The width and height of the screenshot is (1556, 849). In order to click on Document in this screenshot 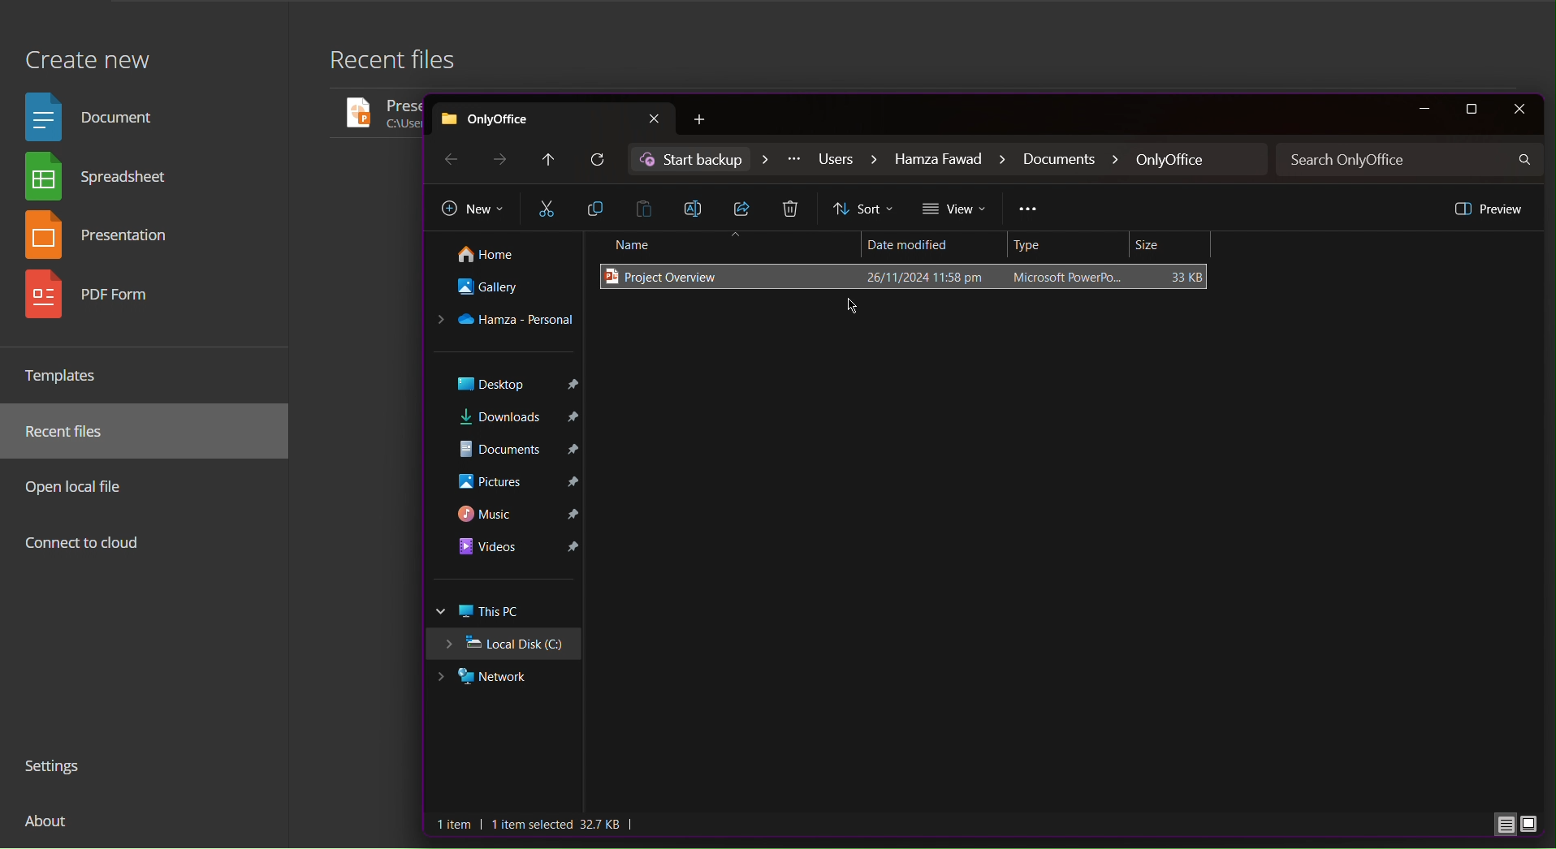, I will do `click(96, 115)`.